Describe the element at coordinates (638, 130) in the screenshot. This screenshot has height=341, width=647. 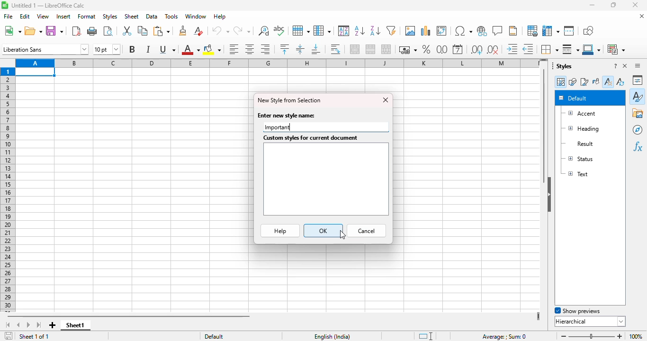
I see `navigator` at that location.